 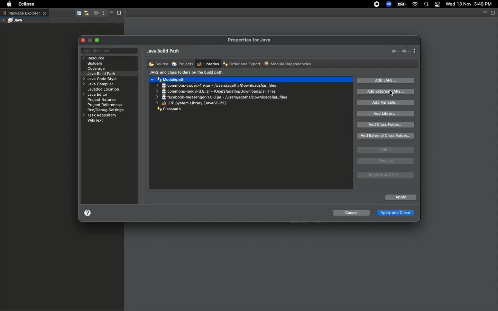 I want to click on Source, so click(x=158, y=64).